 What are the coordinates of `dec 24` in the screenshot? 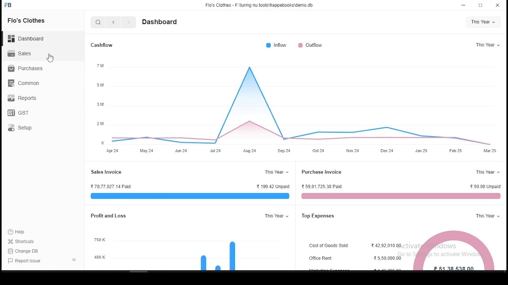 It's located at (389, 149).